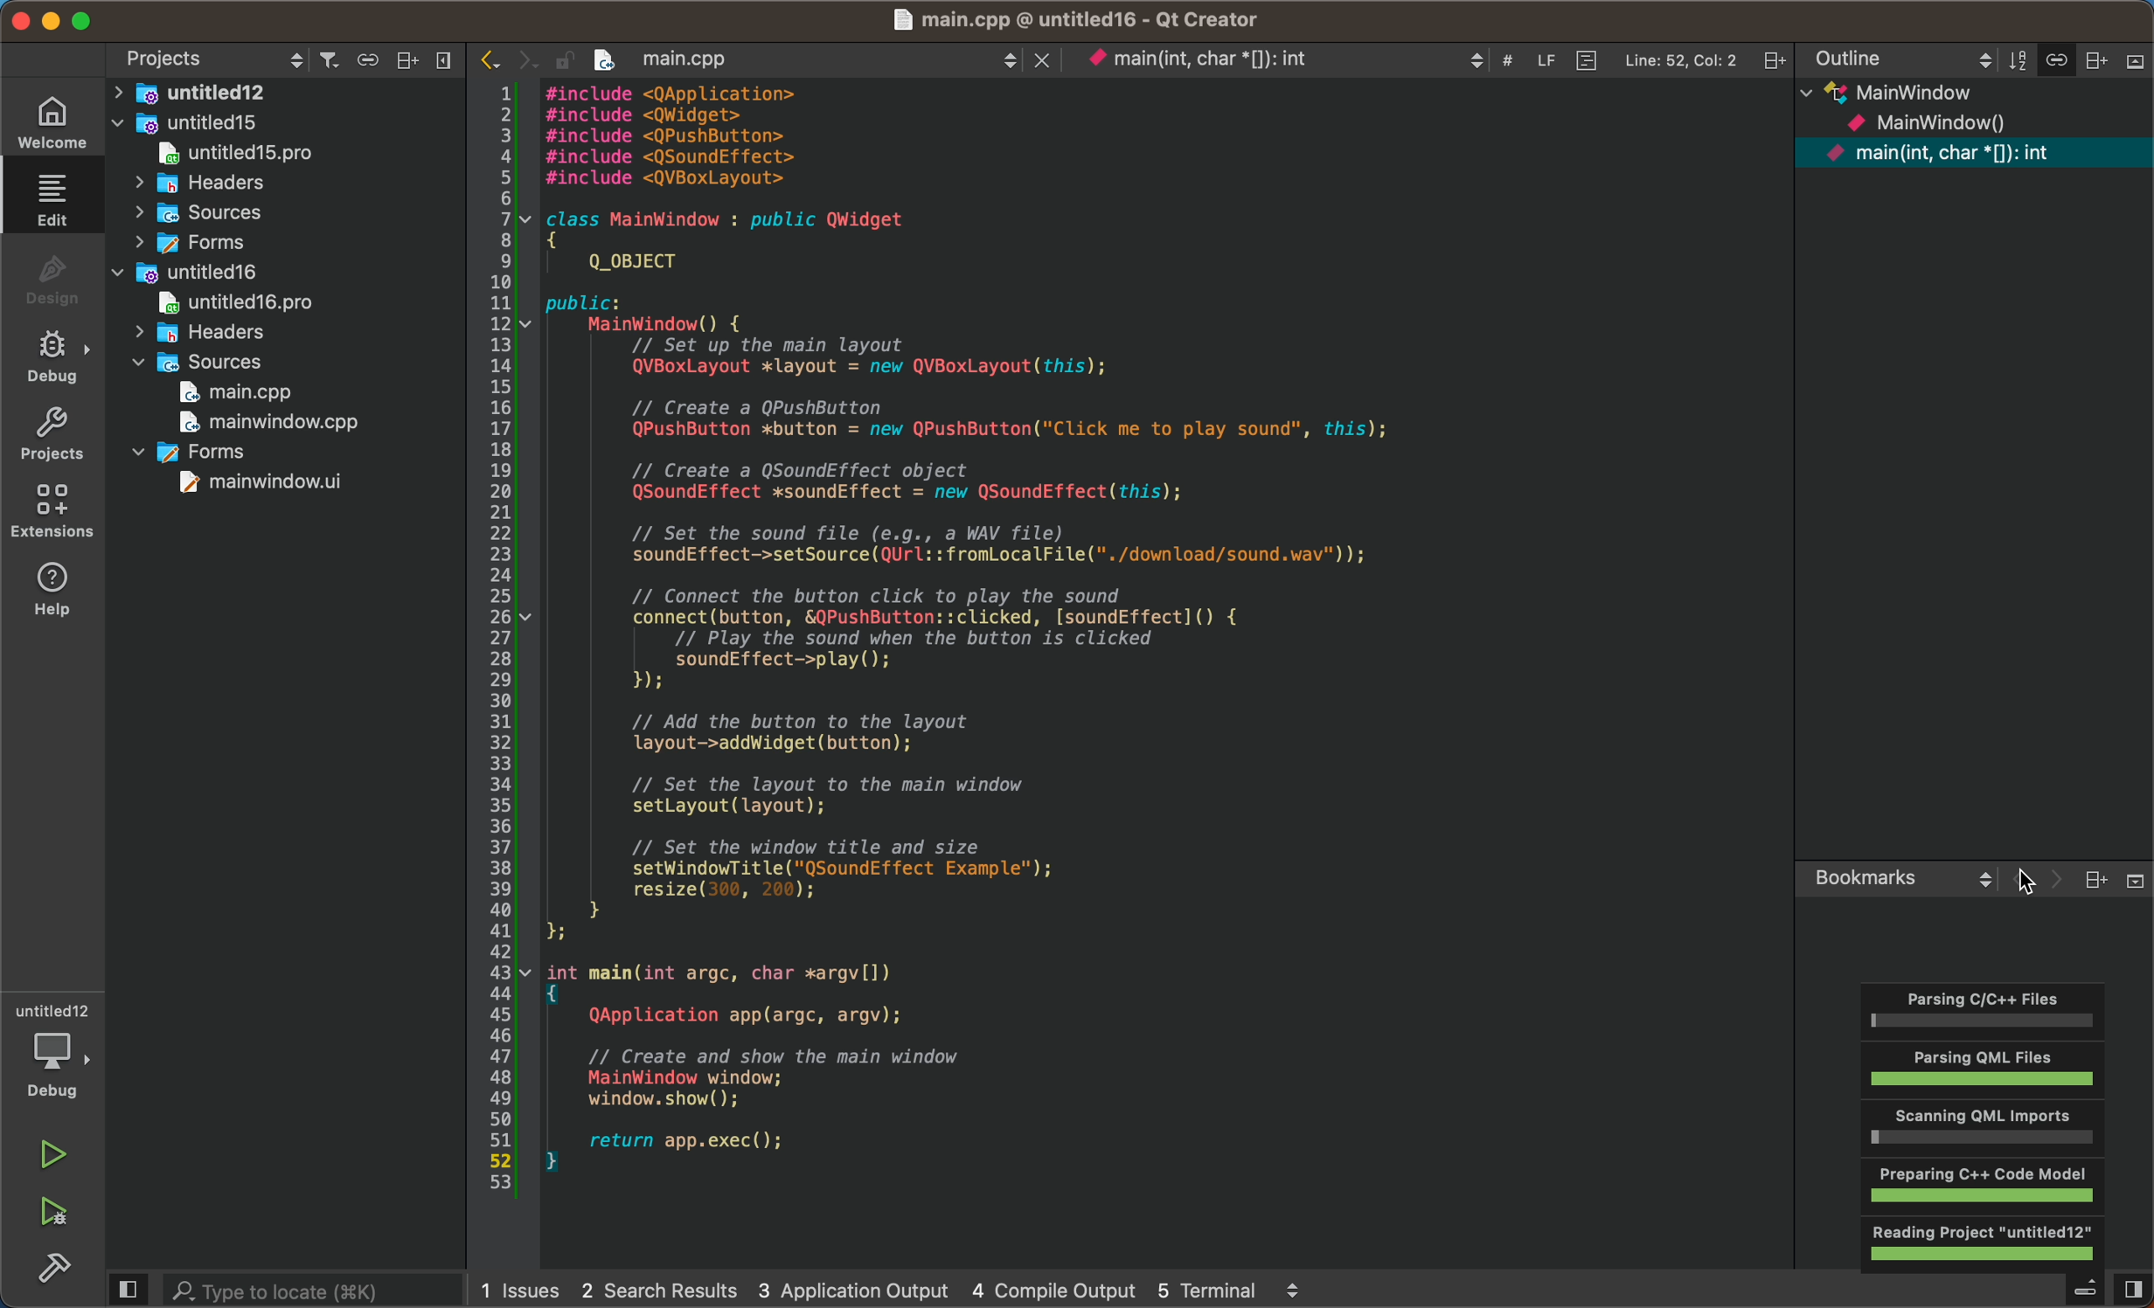  What do you see at coordinates (388, 62) in the screenshot?
I see `filter` at bounding box center [388, 62].